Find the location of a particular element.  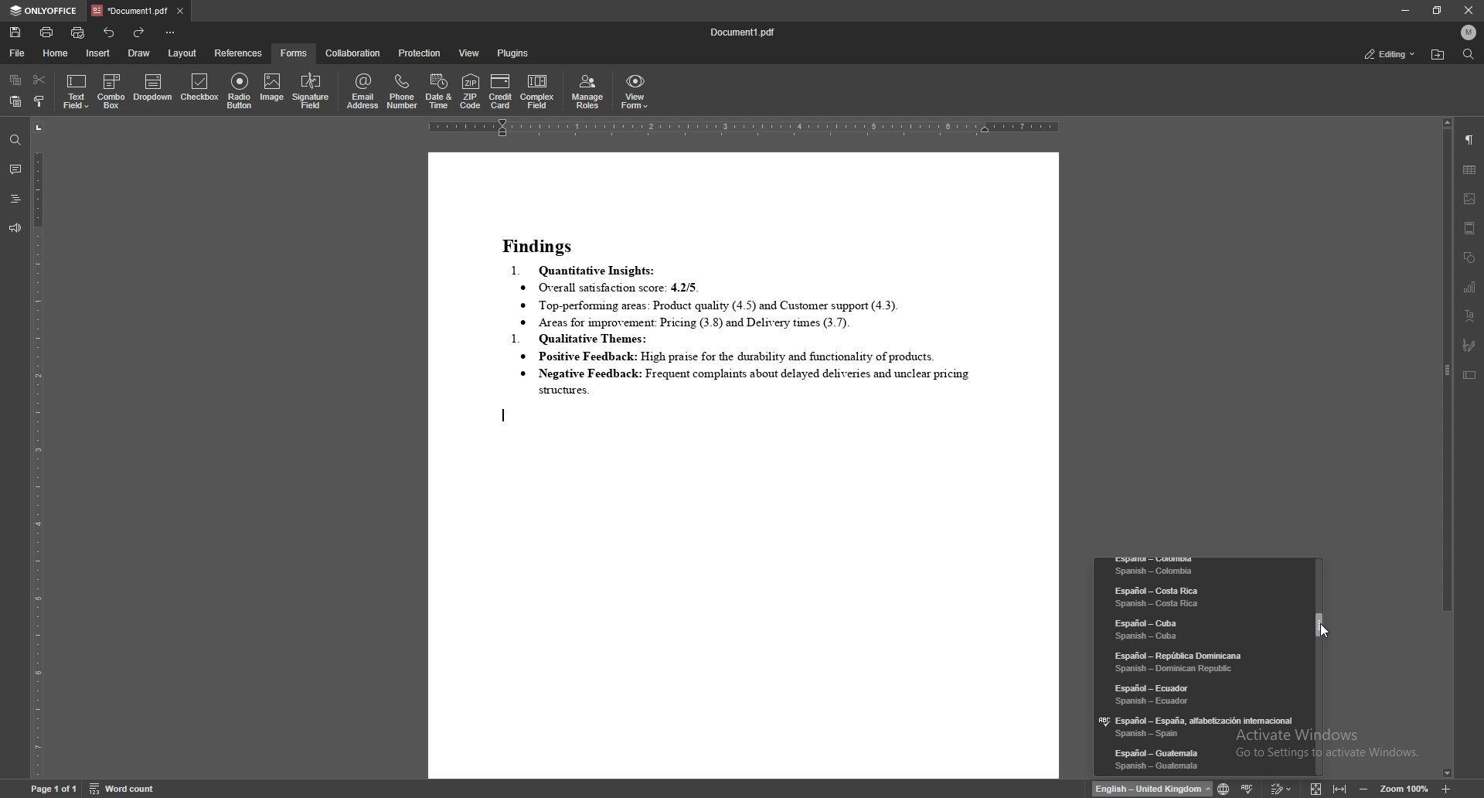

paragraph is located at coordinates (1469, 139).